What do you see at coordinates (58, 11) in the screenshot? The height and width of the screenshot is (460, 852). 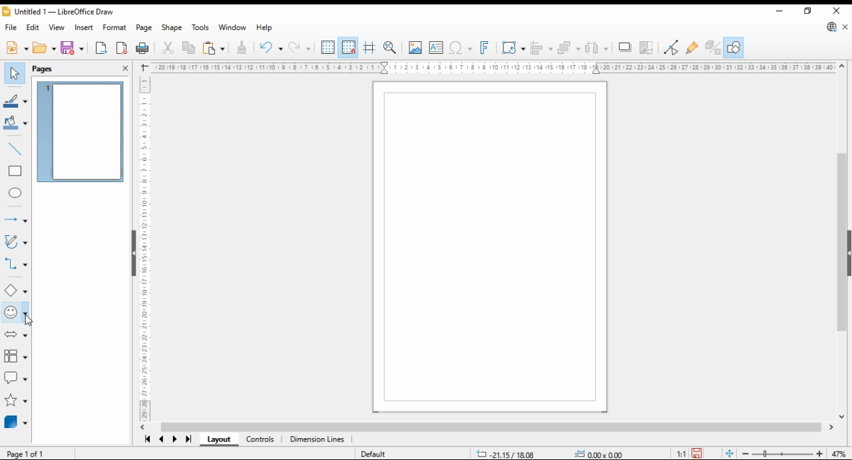 I see `icon and filename` at bounding box center [58, 11].